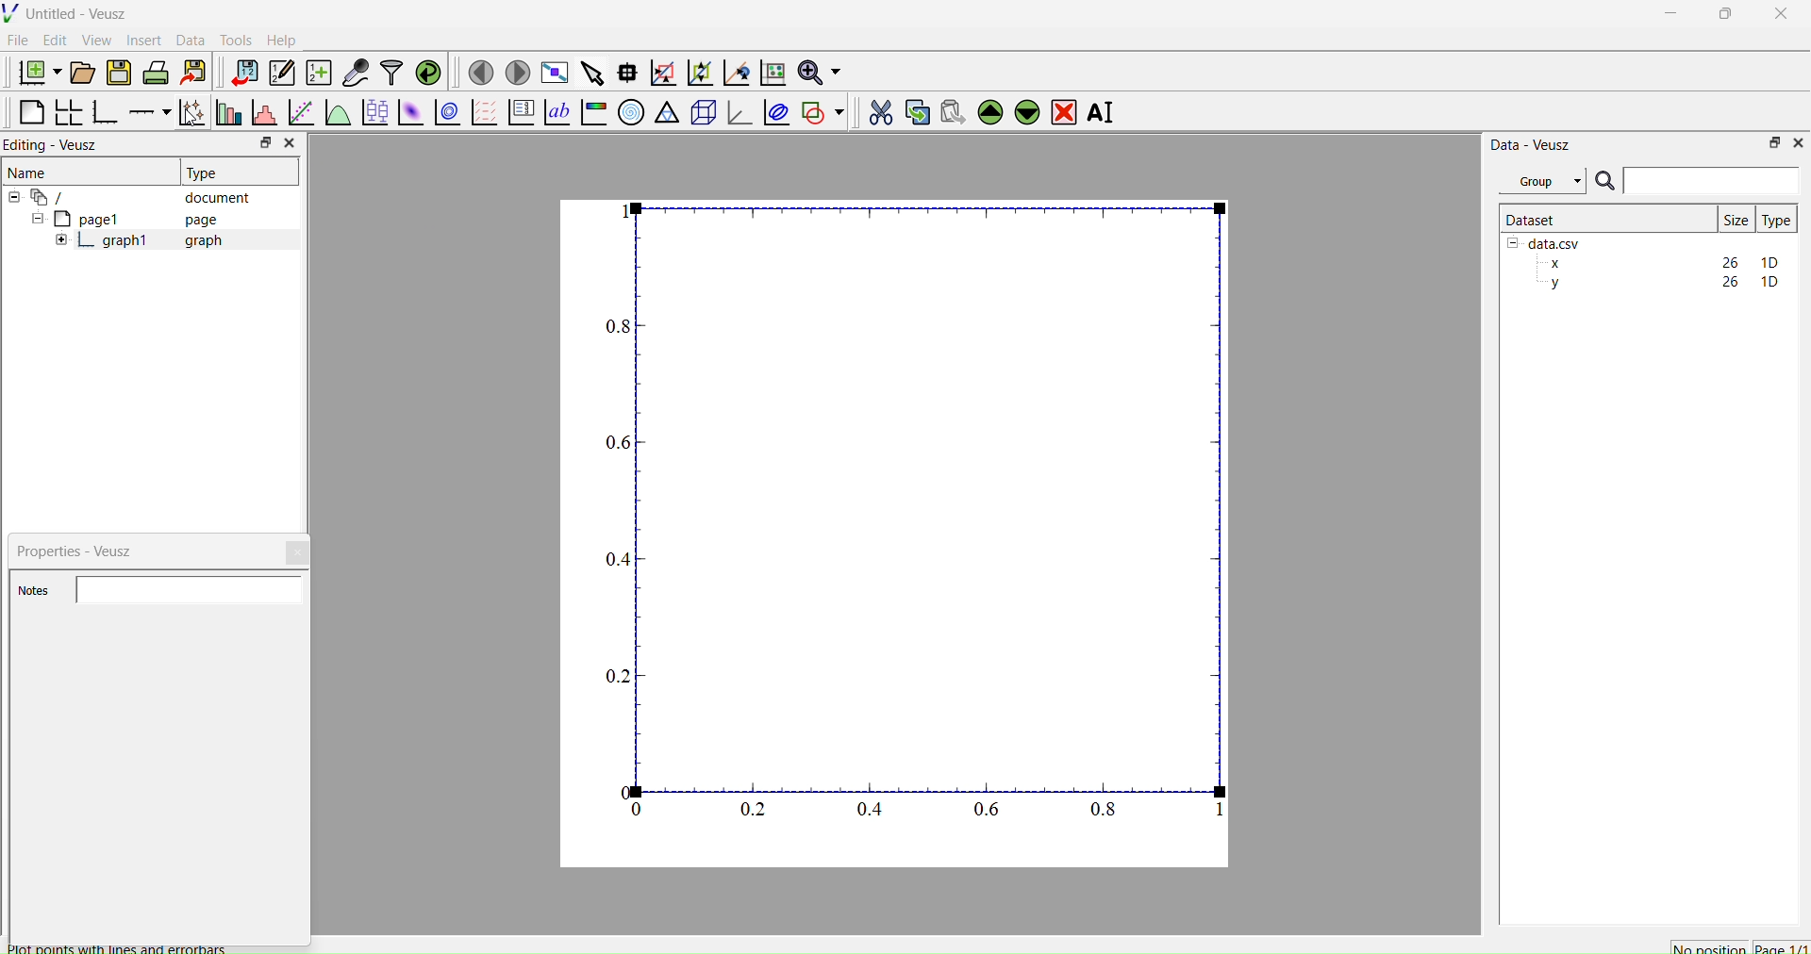  What do you see at coordinates (193, 74) in the screenshot?
I see `Export to graphics format` at bounding box center [193, 74].